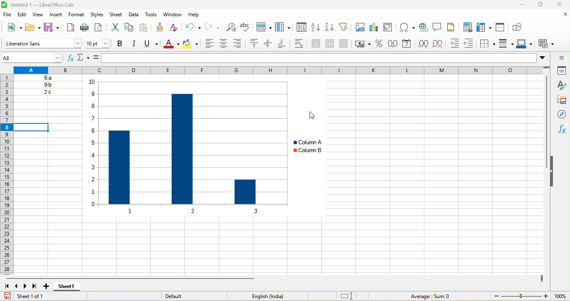 This screenshot has width=570, height=301. Describe the element at coordinates (547, 44) in the screenshot. I see `conditional` at that location.